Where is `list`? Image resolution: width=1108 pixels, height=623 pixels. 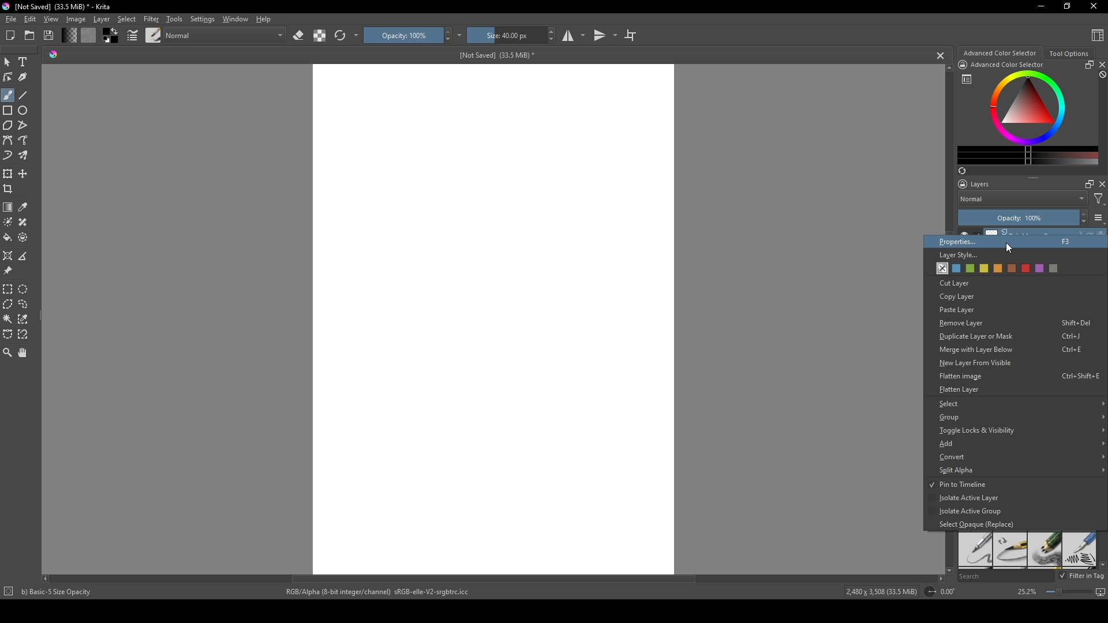 list is located at coordinates (1099, 217).